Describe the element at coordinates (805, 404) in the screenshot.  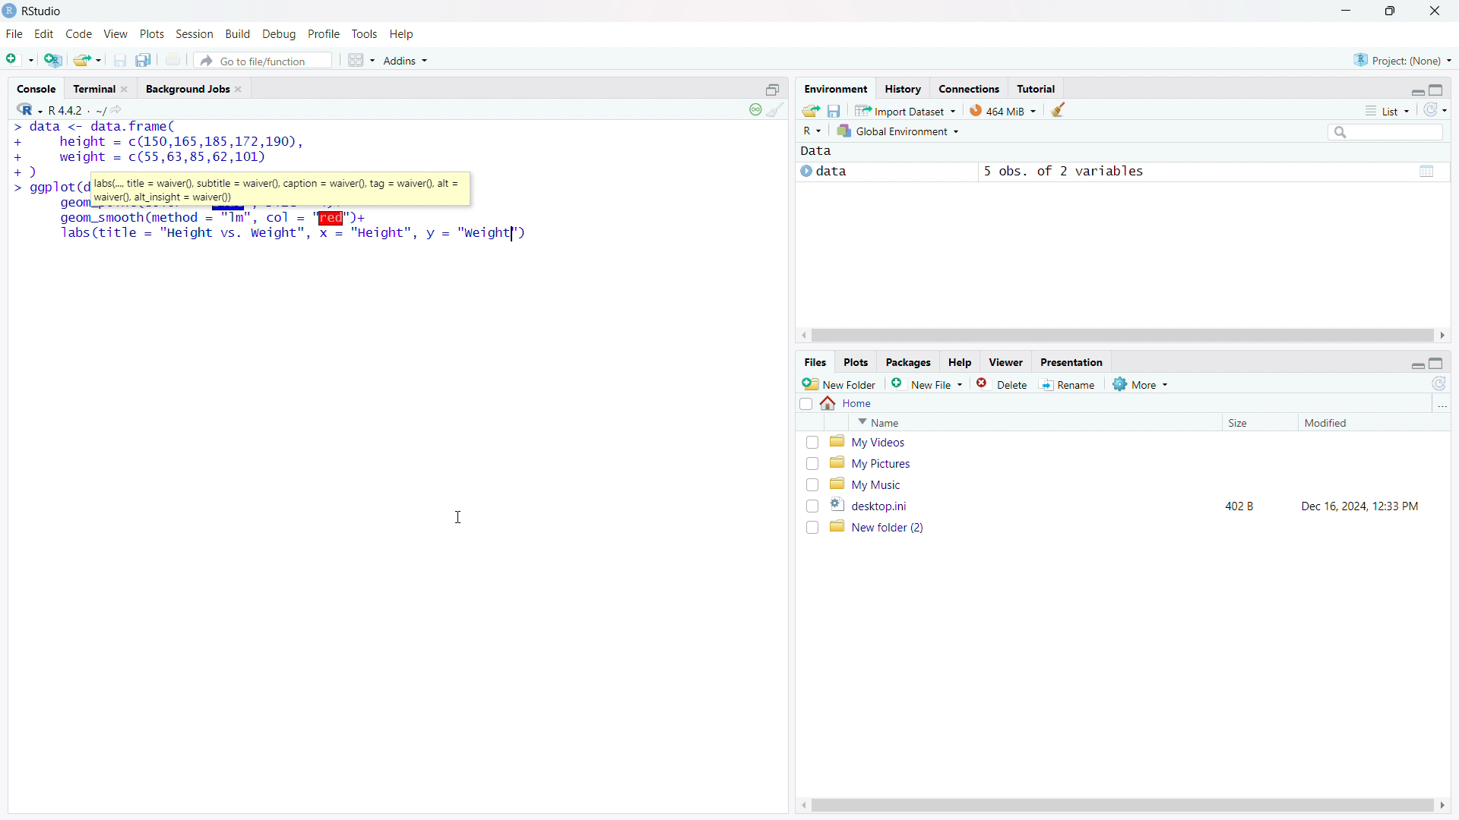
I see `select entry` at that location.